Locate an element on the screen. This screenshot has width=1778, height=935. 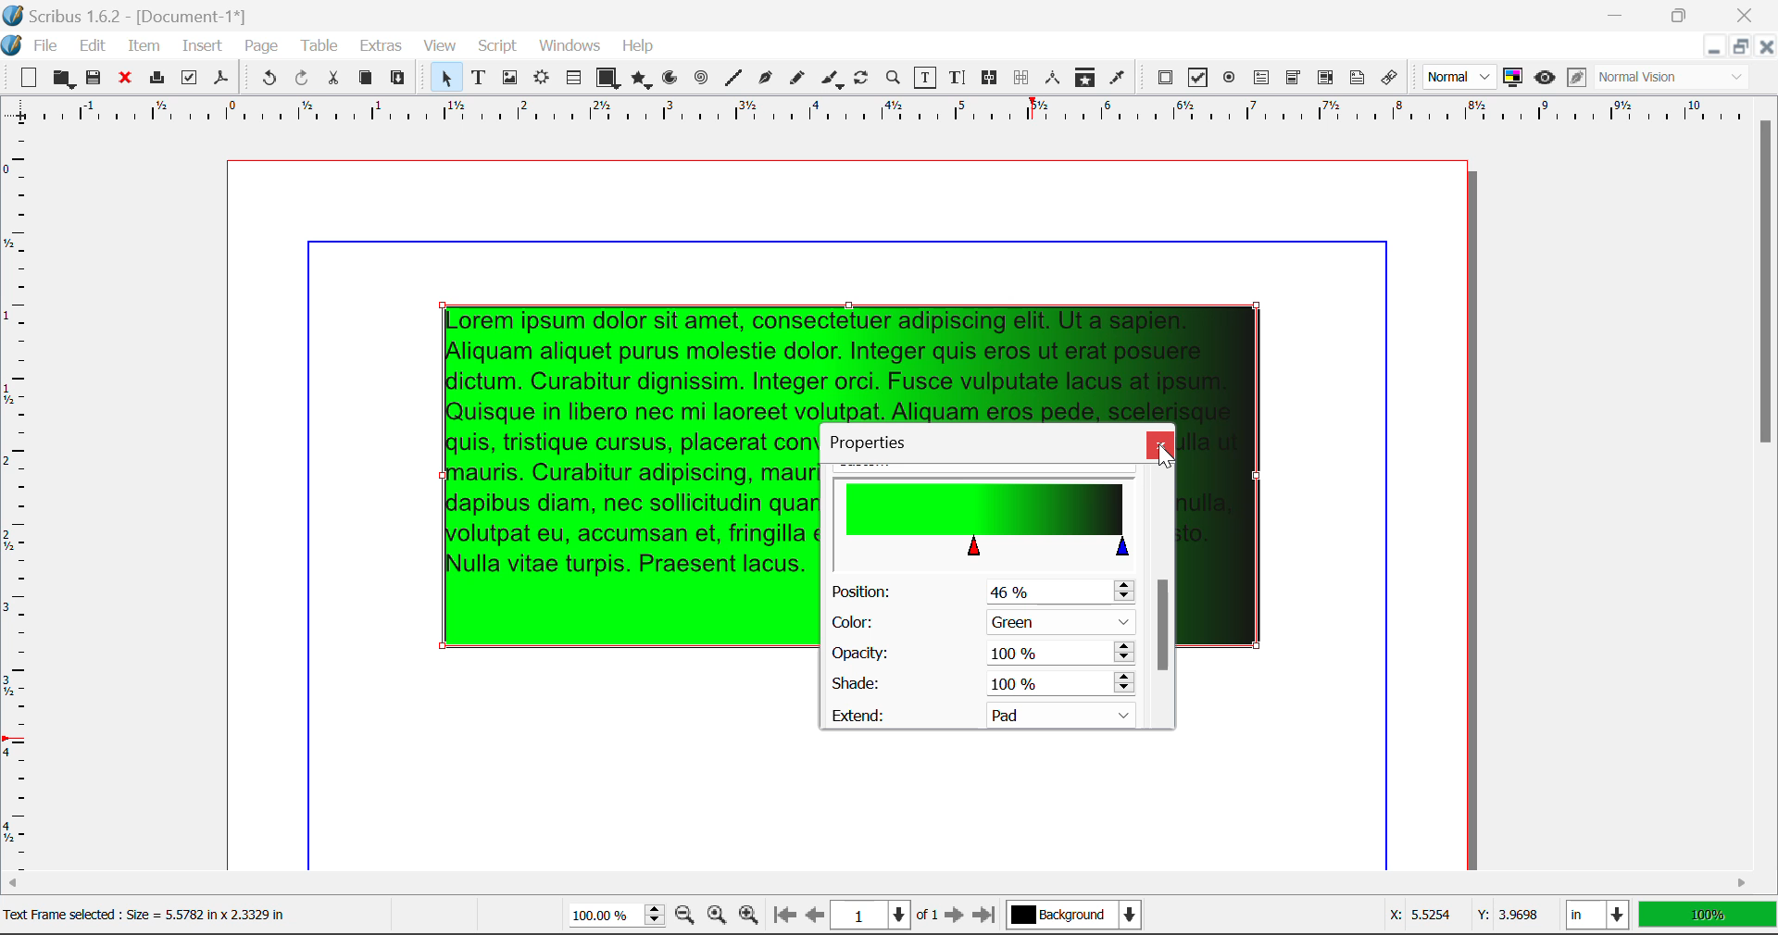
Preflight Verifier is located at coordinates (189, 81).